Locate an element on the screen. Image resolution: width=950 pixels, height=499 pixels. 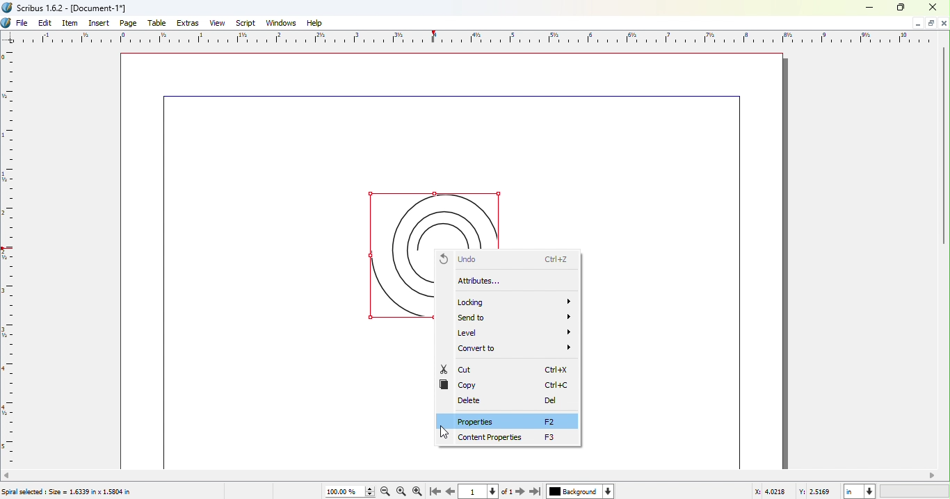
Close is located at coordinates (933, 8).